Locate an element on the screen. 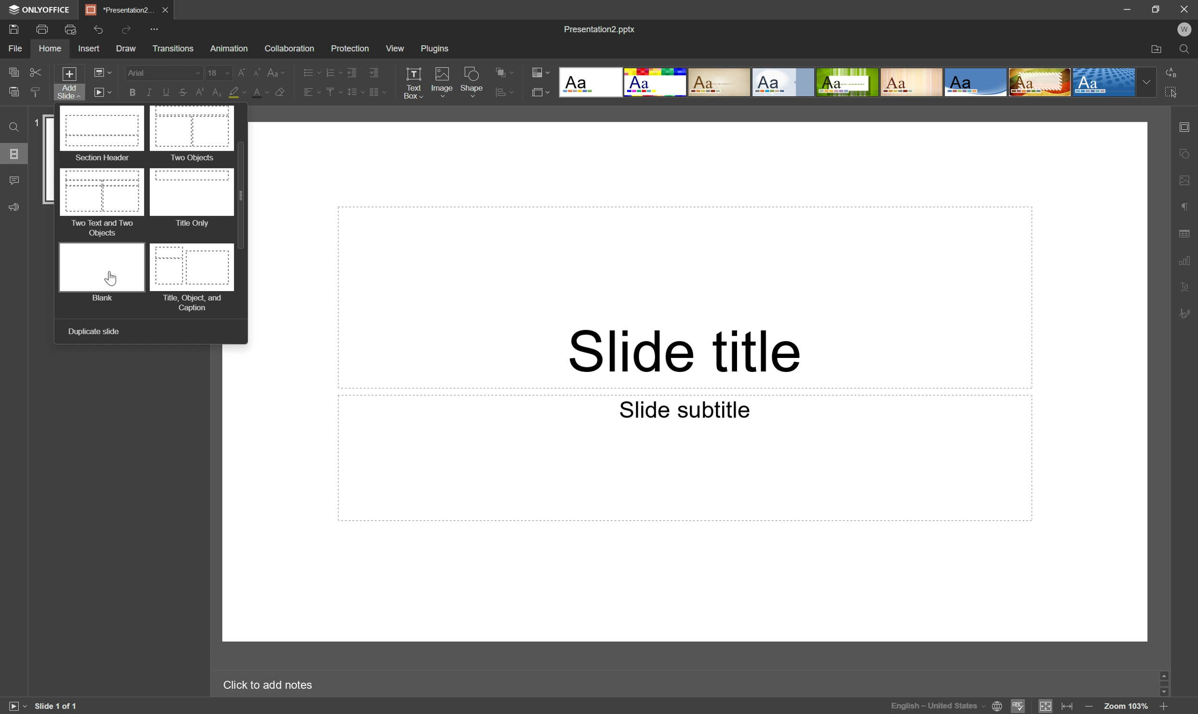  Minimize is located at coordinates (1129, 7).